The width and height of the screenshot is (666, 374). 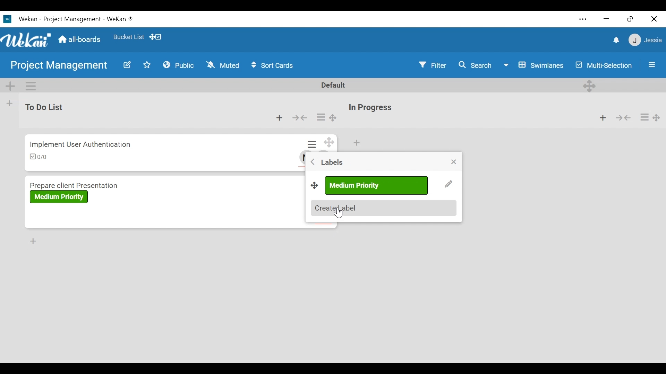 What do you see at coordinates (313, 145) in the screenshot?
I see `Card actions` at bounding box center [313, 145].